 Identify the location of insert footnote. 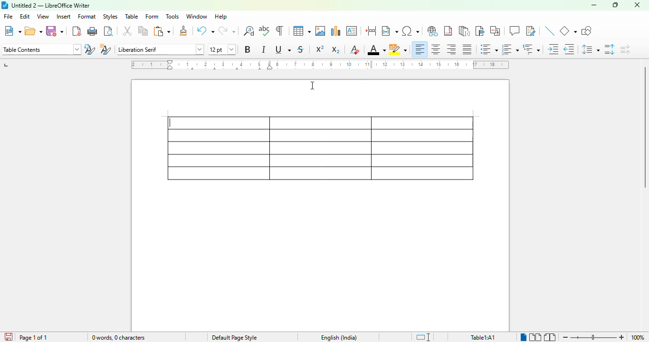
(448, 30).